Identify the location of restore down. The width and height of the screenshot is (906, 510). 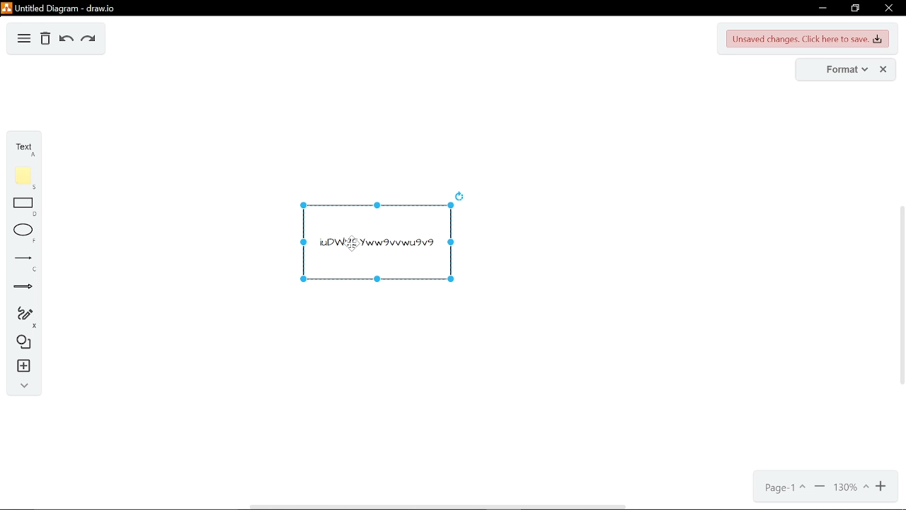
(855, 9).